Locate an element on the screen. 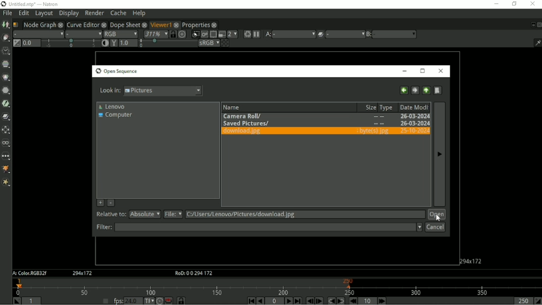 This screenshot has height=305, width=542. Behaviour is located at coordinates (168, 301).